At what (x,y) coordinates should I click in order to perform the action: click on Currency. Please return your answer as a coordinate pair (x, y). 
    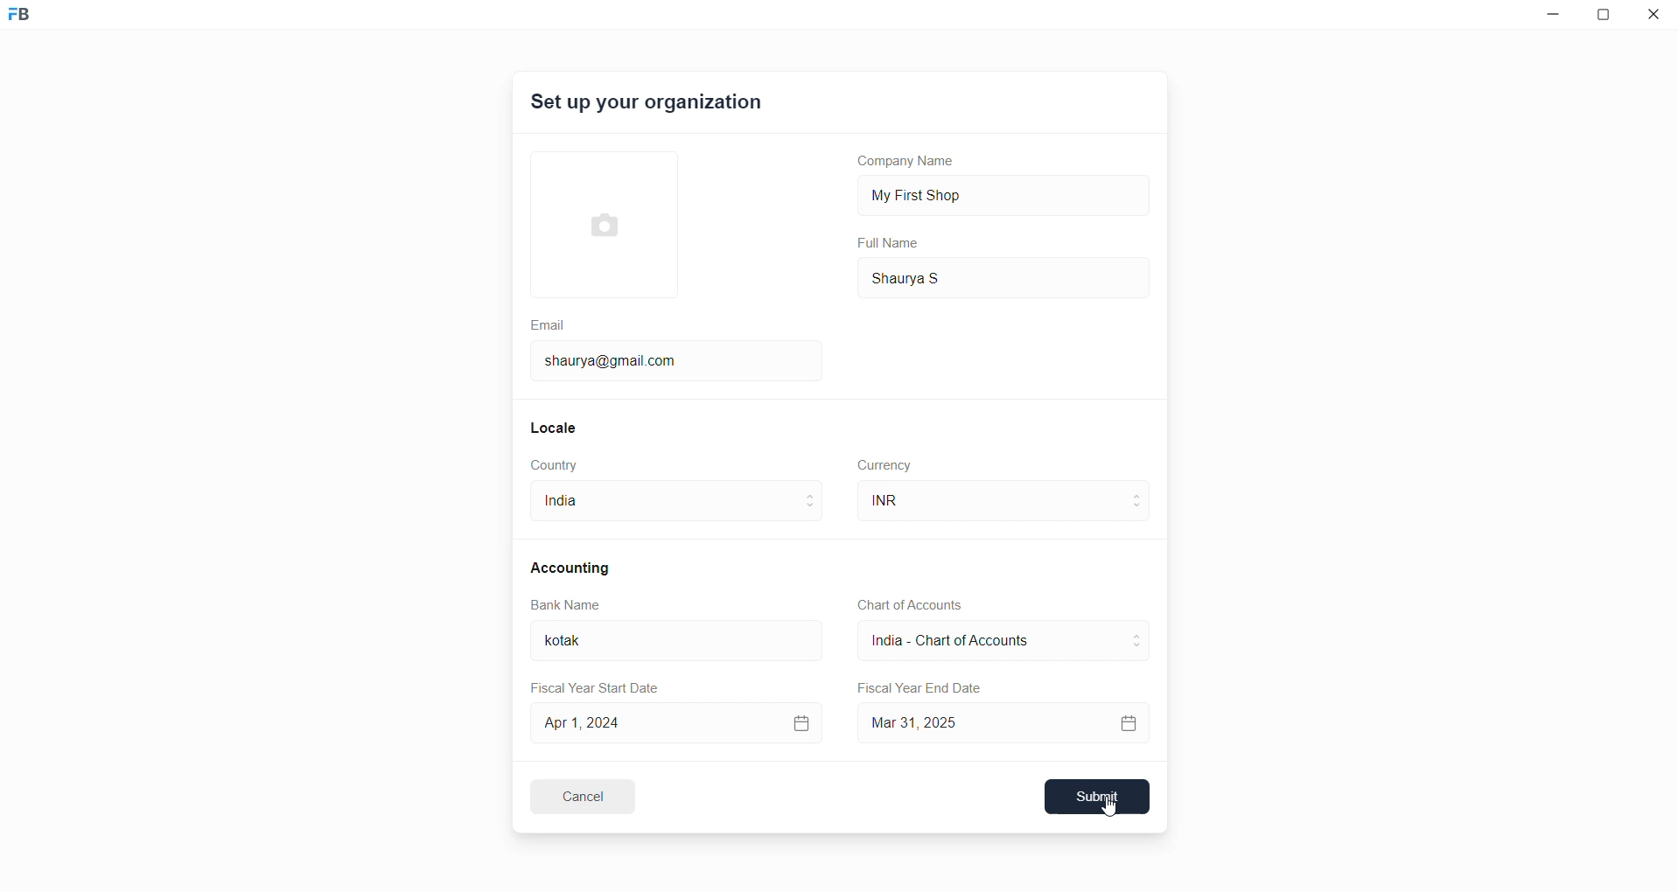
    Looking at the image, I should click on (887, 463).